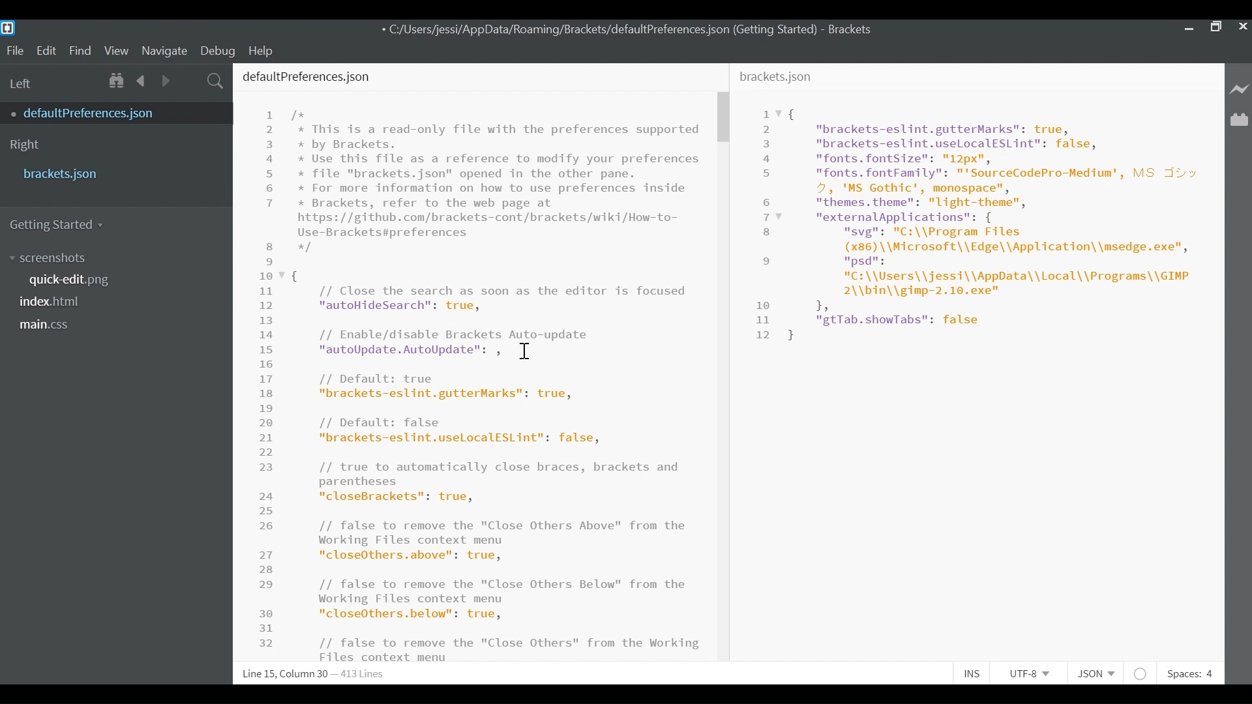 This screenshot has height=704, width=1252. I want to click on Screenshot, so click(50, 259).